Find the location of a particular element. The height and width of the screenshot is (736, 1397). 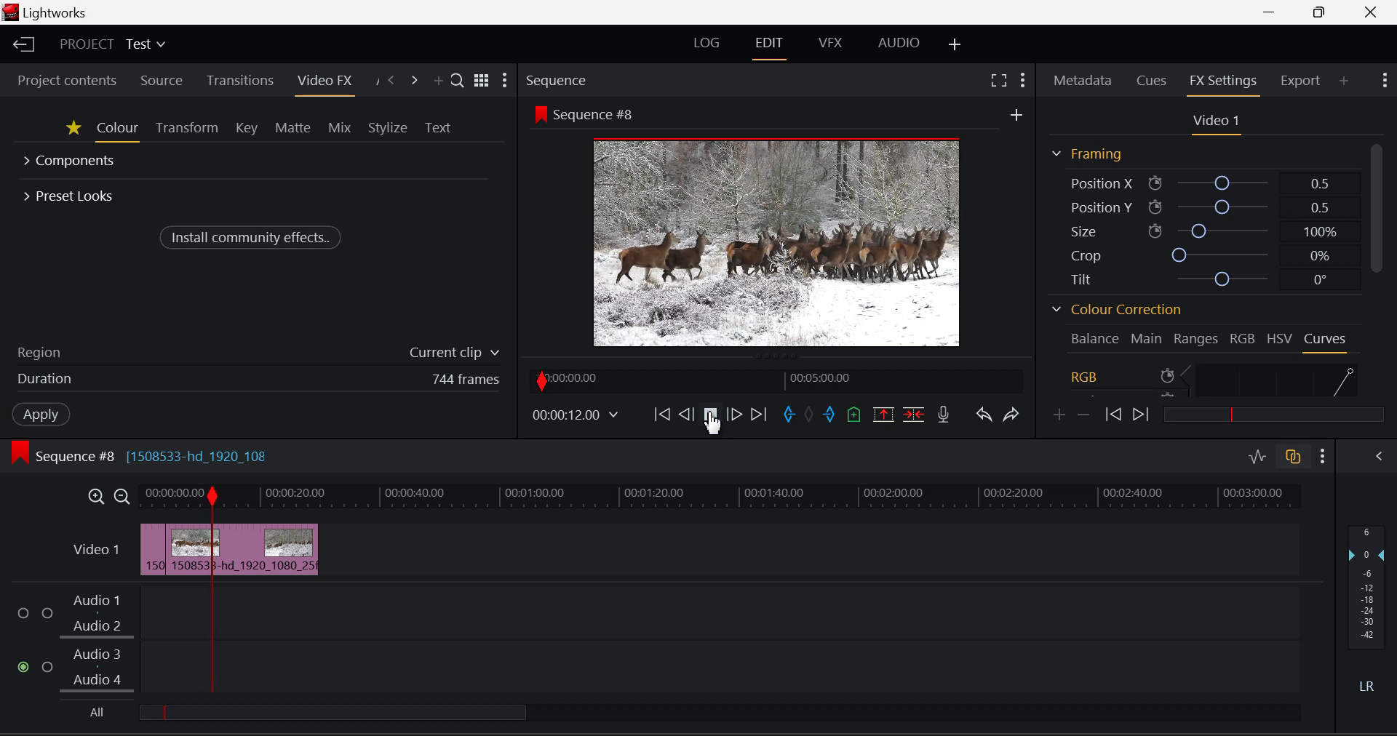

Install community effects is located at coordinates (252, 236).